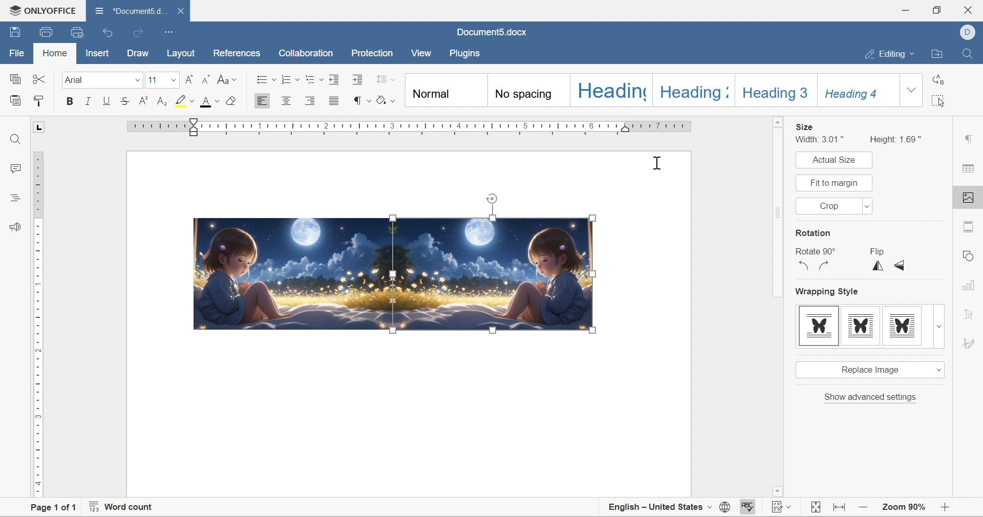 The image size is (983, 517). Describe the element at coordinates (359, 79) in the screenshot. I see `increase indent` at that location.